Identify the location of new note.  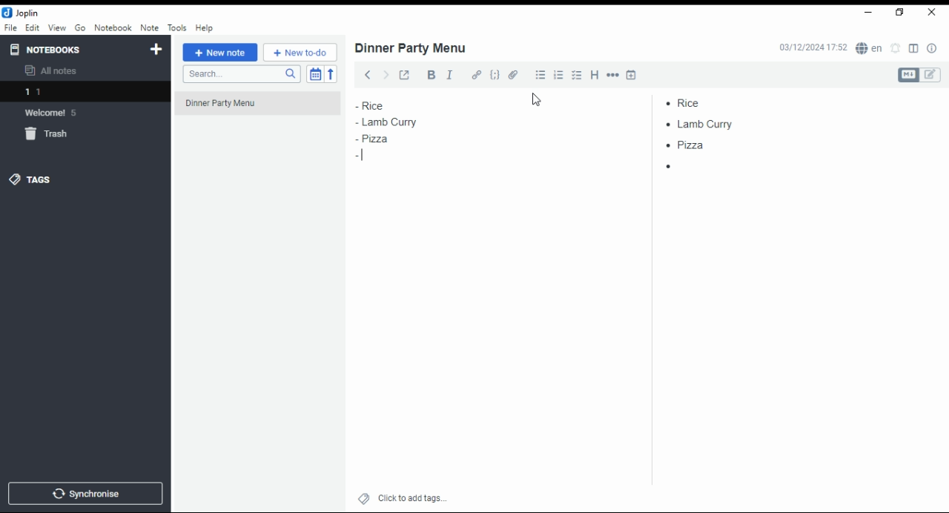
(219, 53).